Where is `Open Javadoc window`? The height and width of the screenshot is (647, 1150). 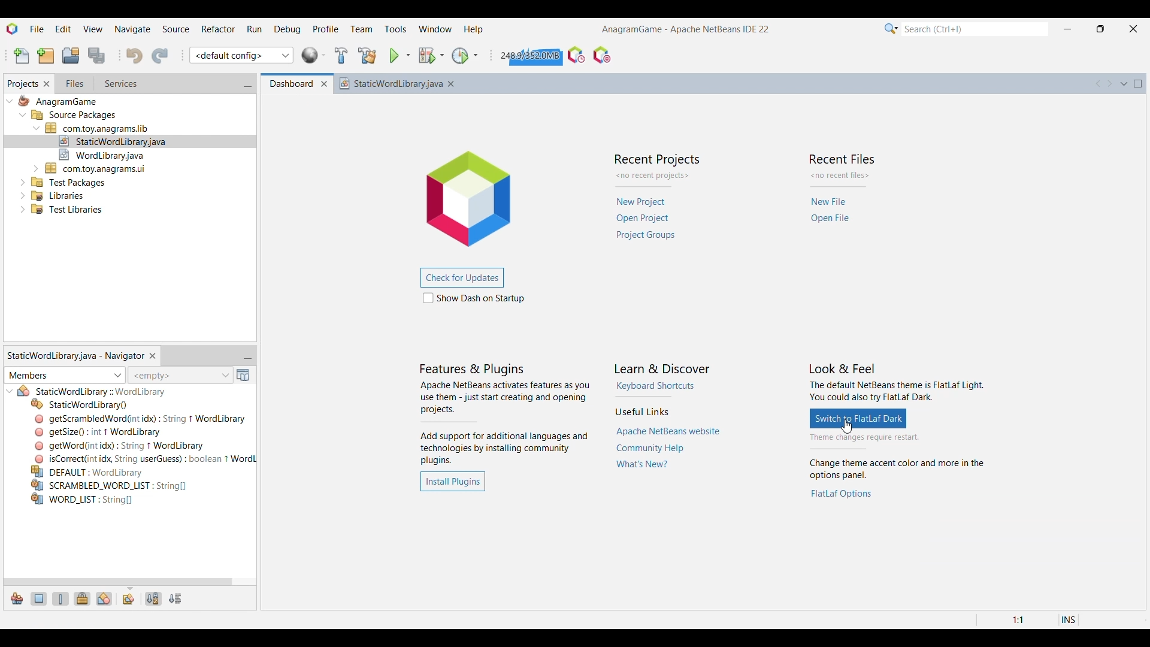 Open Javadoc window is located at coordinates (243, 375).